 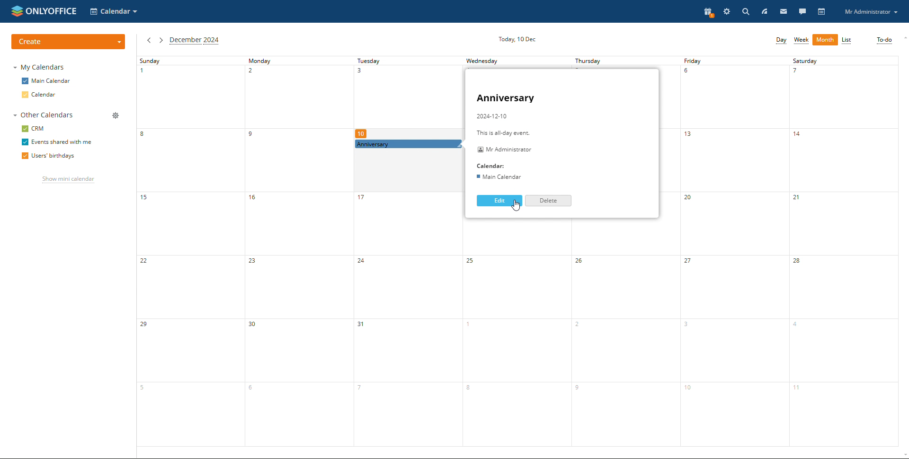 What do you see at coordinates (115, 115) in the screenshot?
I see `manage` at bounding box center [115, 115].